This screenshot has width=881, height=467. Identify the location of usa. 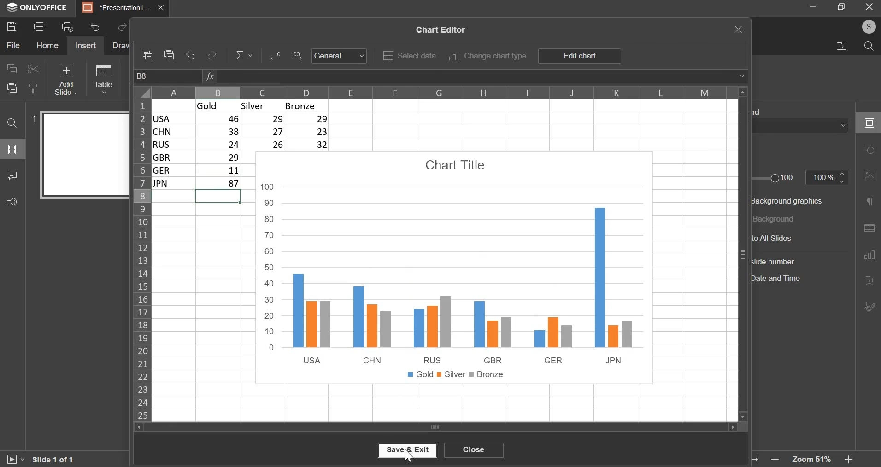
(174, 119).